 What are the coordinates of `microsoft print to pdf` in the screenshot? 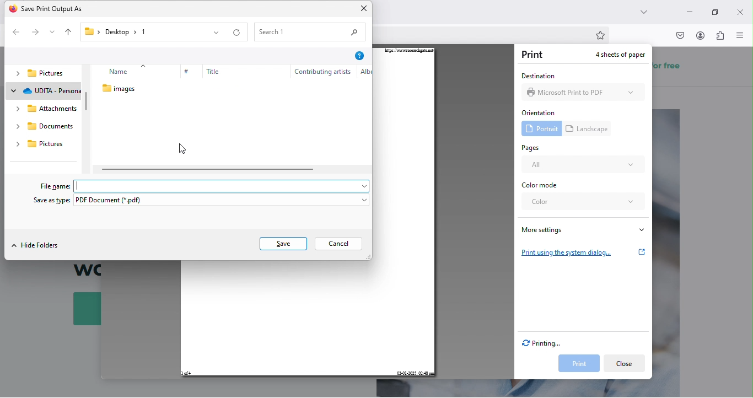 It's located at (1079, 175).